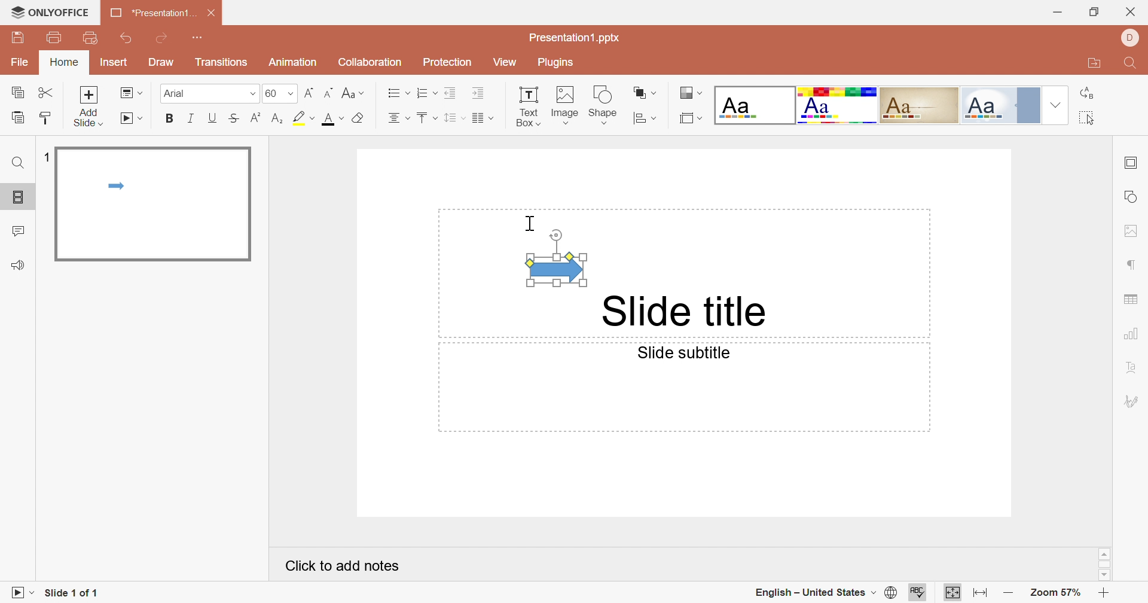  Describe the element at coordinates (17, 117) in the screenshot. I see `Paste` at that location.